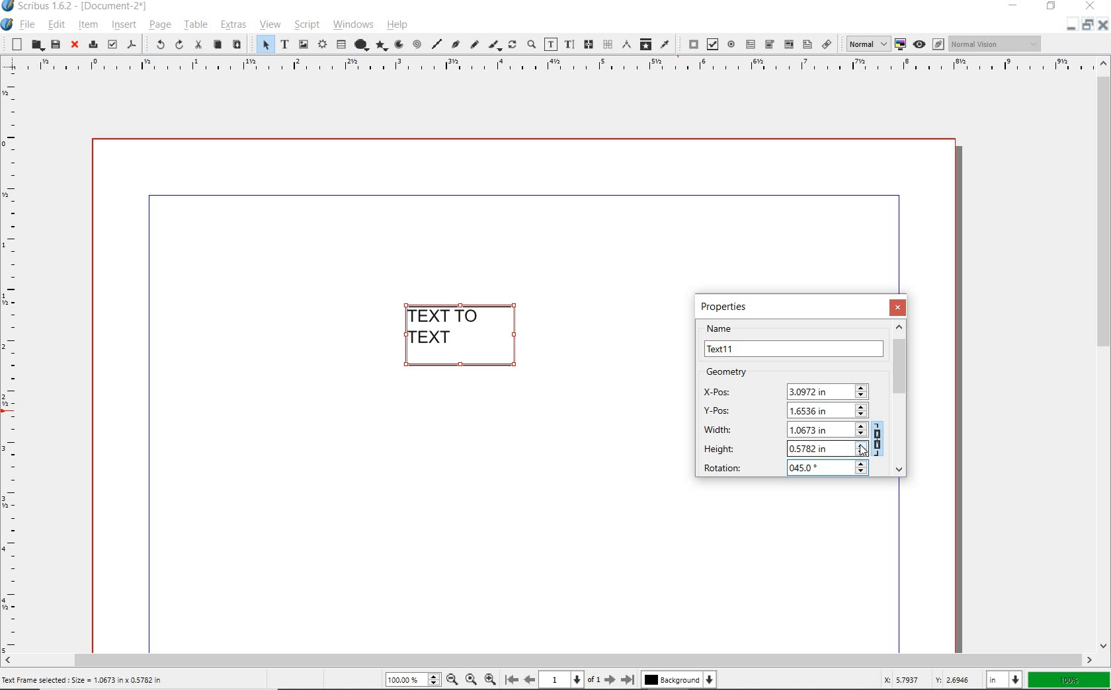  I want to click on Y-POS, so click(782, 409).